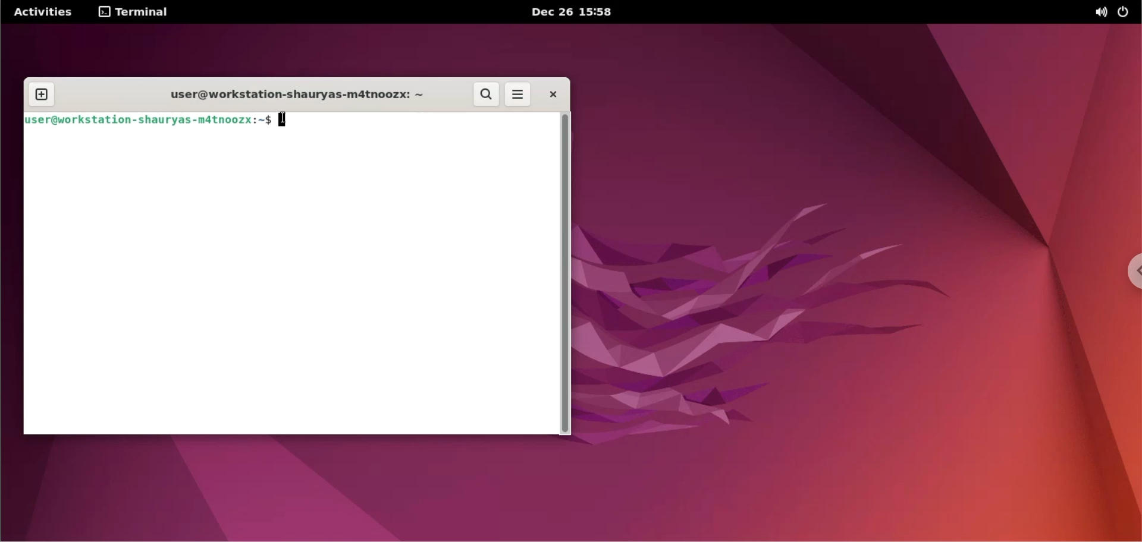 The width and height of the screenshot is (1142, 542). I want to click on search, so click(487, 95).